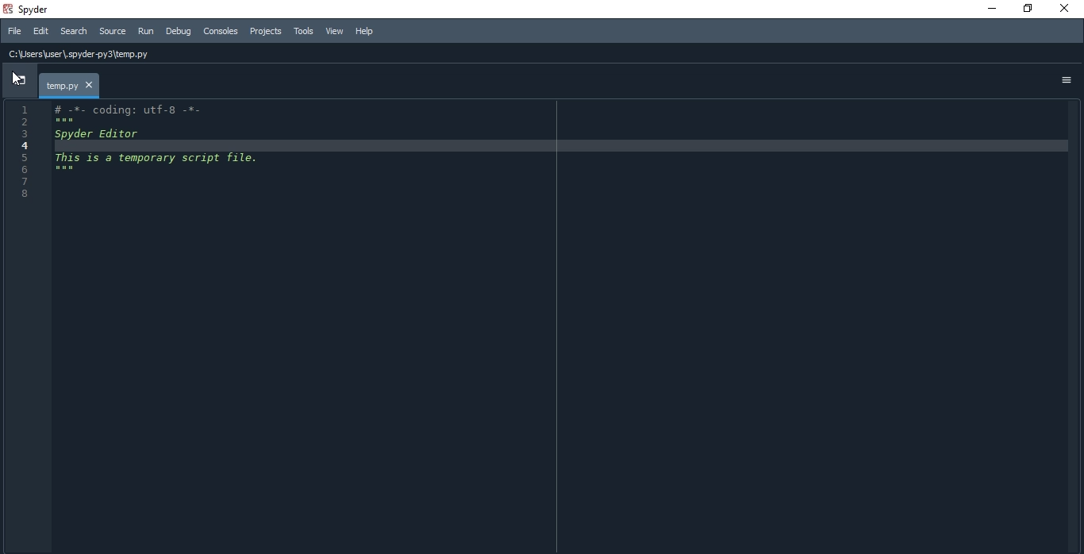 The image size is (1084, 554). What do you see at coordinates (179, 32) in the screenshot?
I see `Debug` at bounding box center [179, 32].